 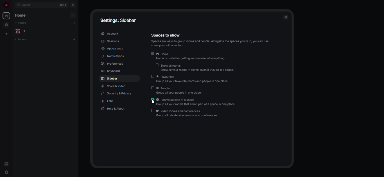 What do you see at coordinates (198, 105) in the screenshot?
I see `Group all your rooms that aren't part of a space in one place.` at bounding box center [198, 105].